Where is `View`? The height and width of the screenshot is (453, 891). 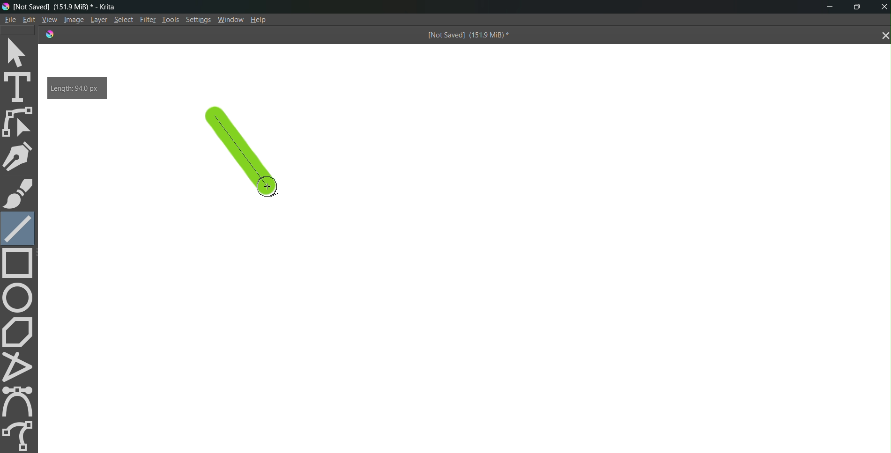
View is located at coordinates (48, 19).